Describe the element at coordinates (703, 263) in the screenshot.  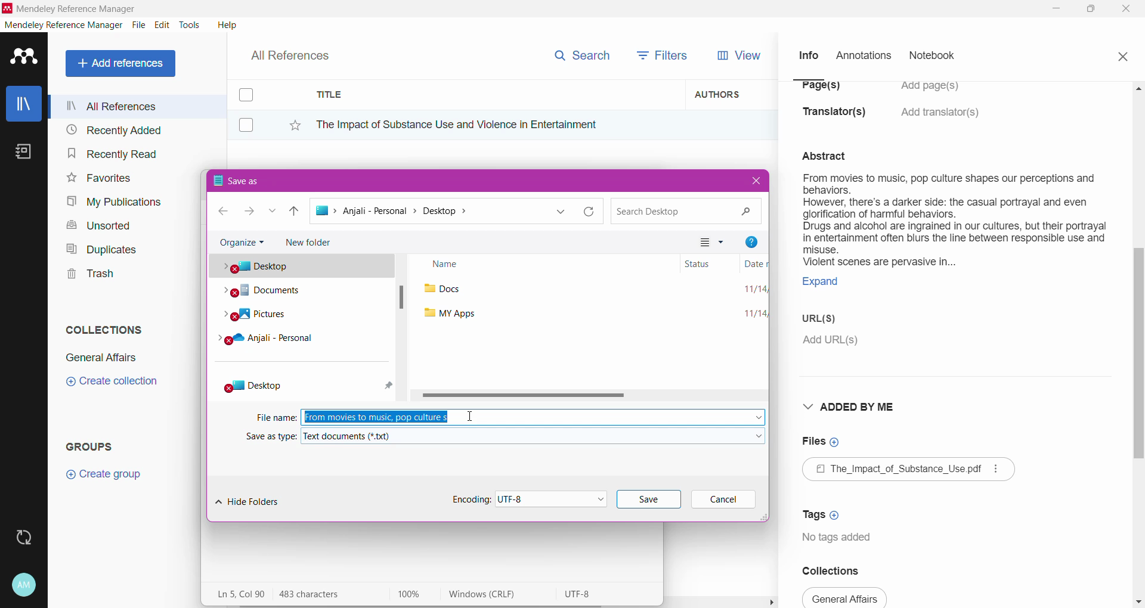
I see `Status` at that location.